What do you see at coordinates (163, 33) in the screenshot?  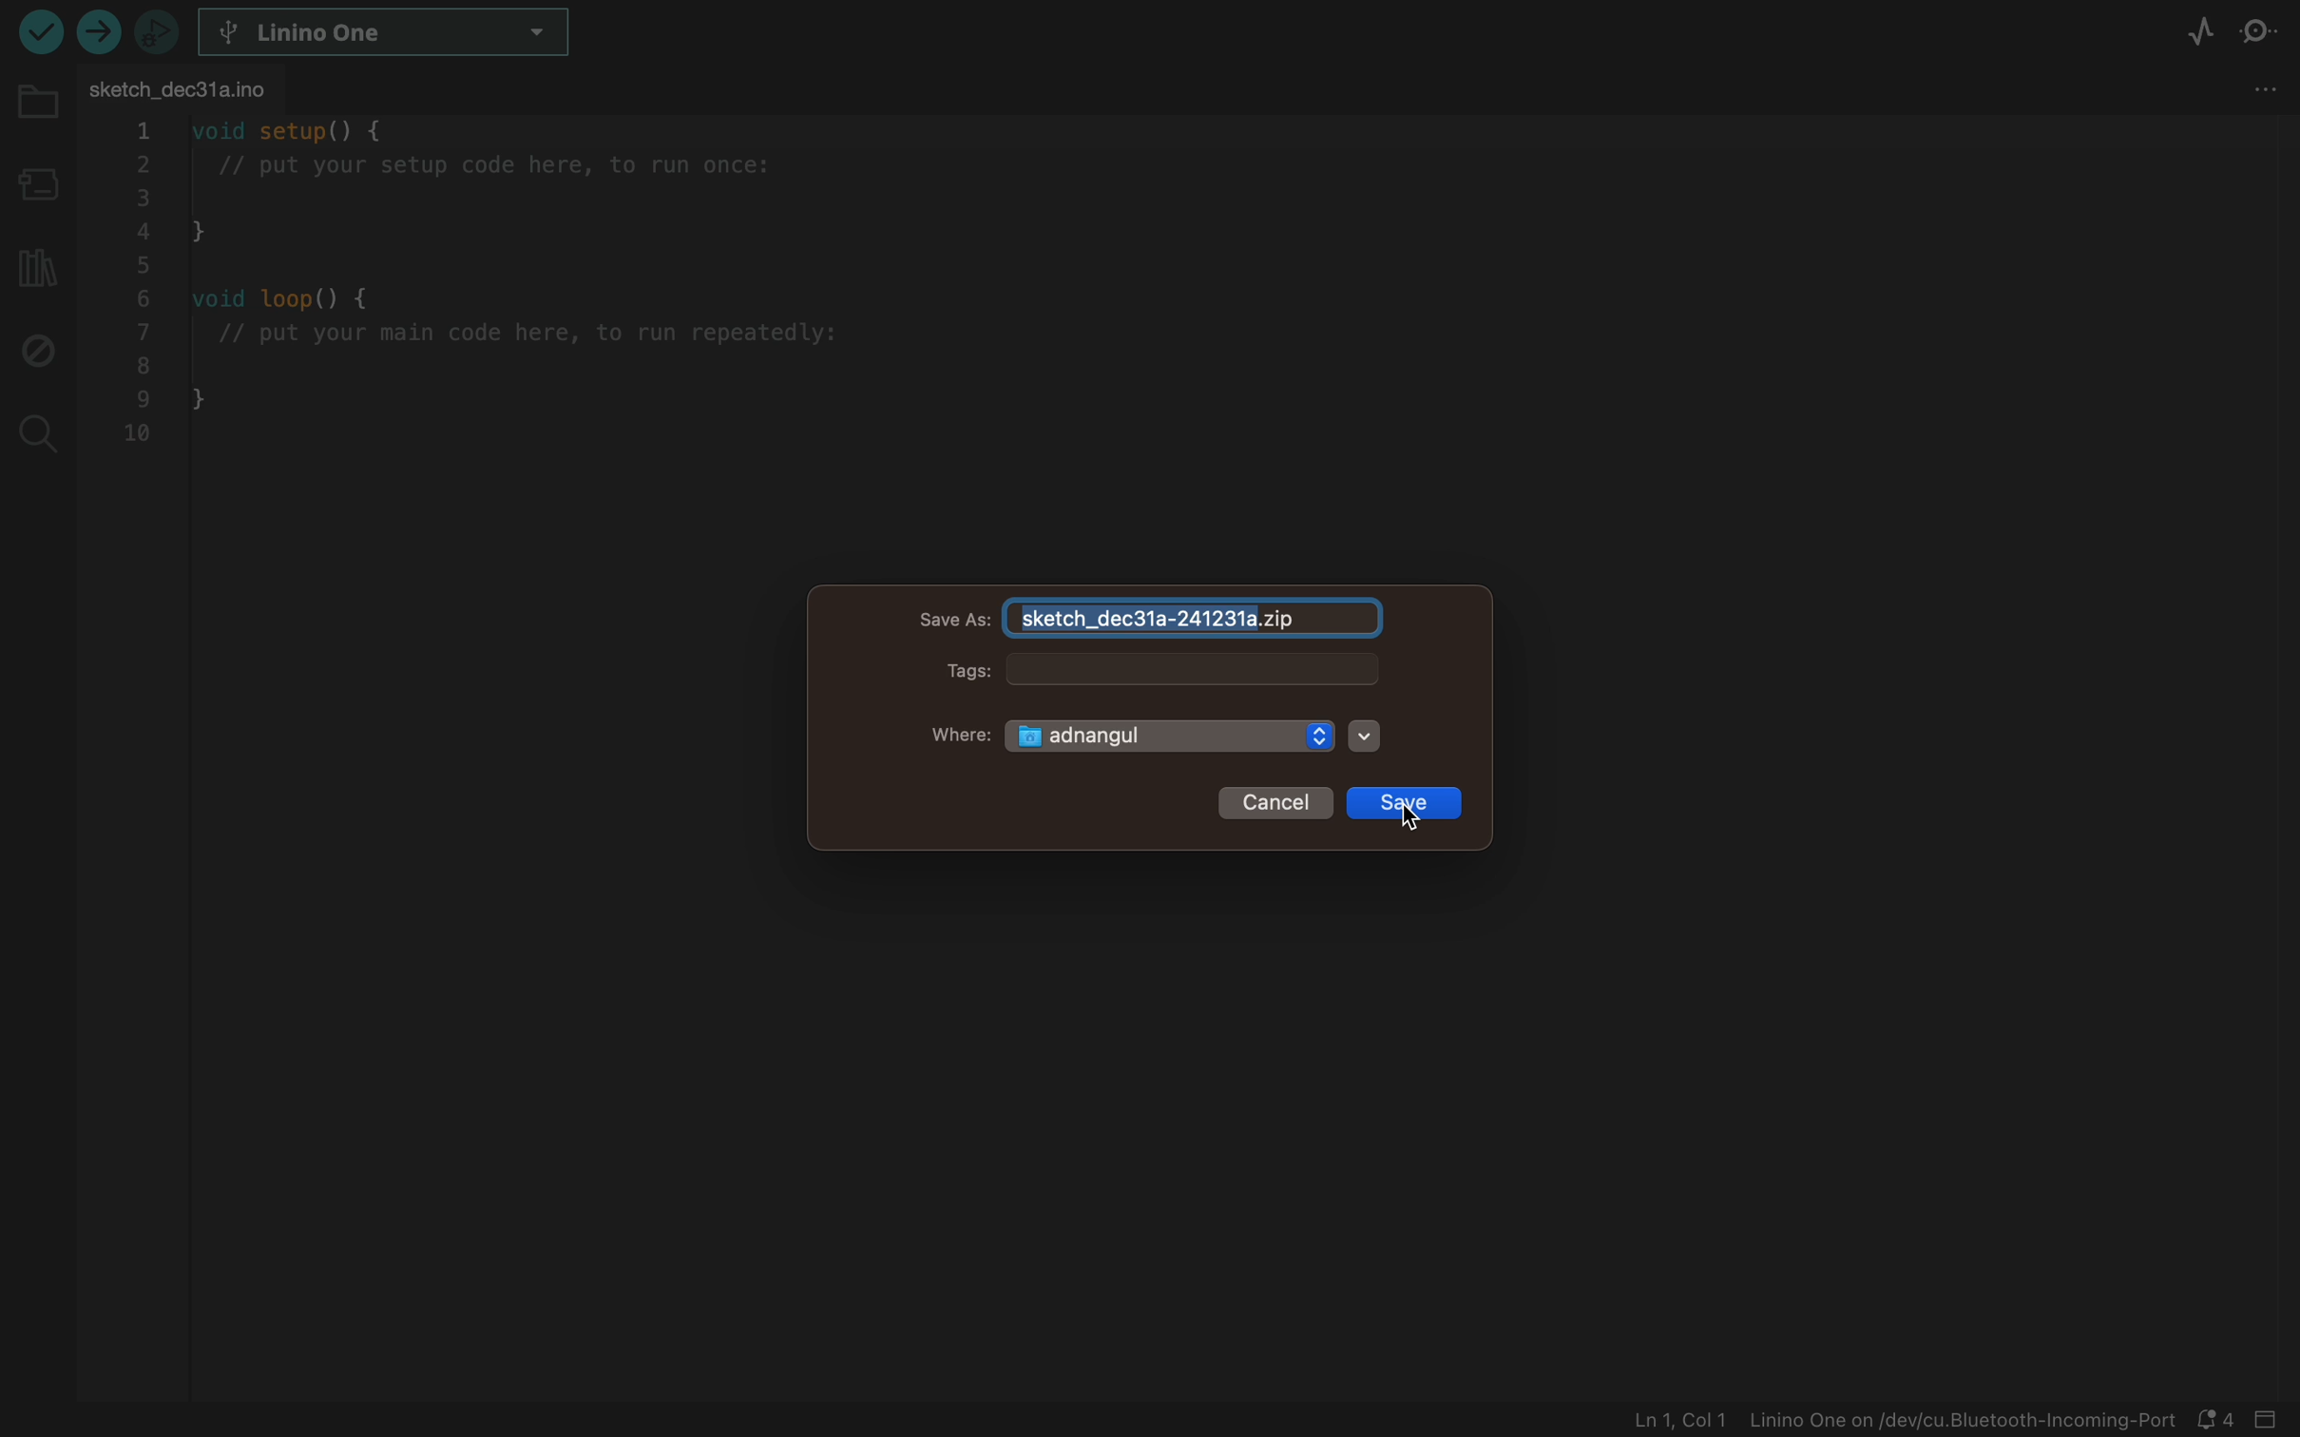 I see `debugger` at bounding box center [163, 33].